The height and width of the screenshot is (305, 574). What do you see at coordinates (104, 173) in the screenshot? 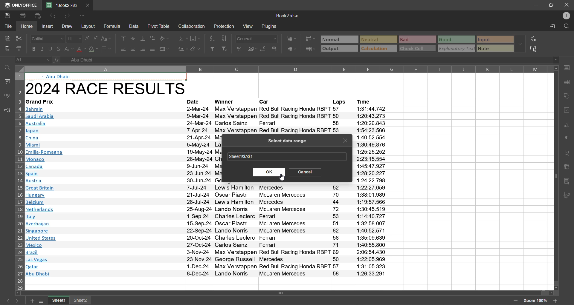
I see `2024 RACE RESULTS~Grand PrixBahrainSaudi ArabiaAustraliaJapanChinaMiamiEmilia-RomagnaMonacoCanadaSpainAustriaGreat BritainHungaryBelgiumNetherlandsItalyAzerbaijanSingaporeUnited StatesMexicoBrazilLas VegasQatarAbu Dhabi` at bounding box center [104, 173].